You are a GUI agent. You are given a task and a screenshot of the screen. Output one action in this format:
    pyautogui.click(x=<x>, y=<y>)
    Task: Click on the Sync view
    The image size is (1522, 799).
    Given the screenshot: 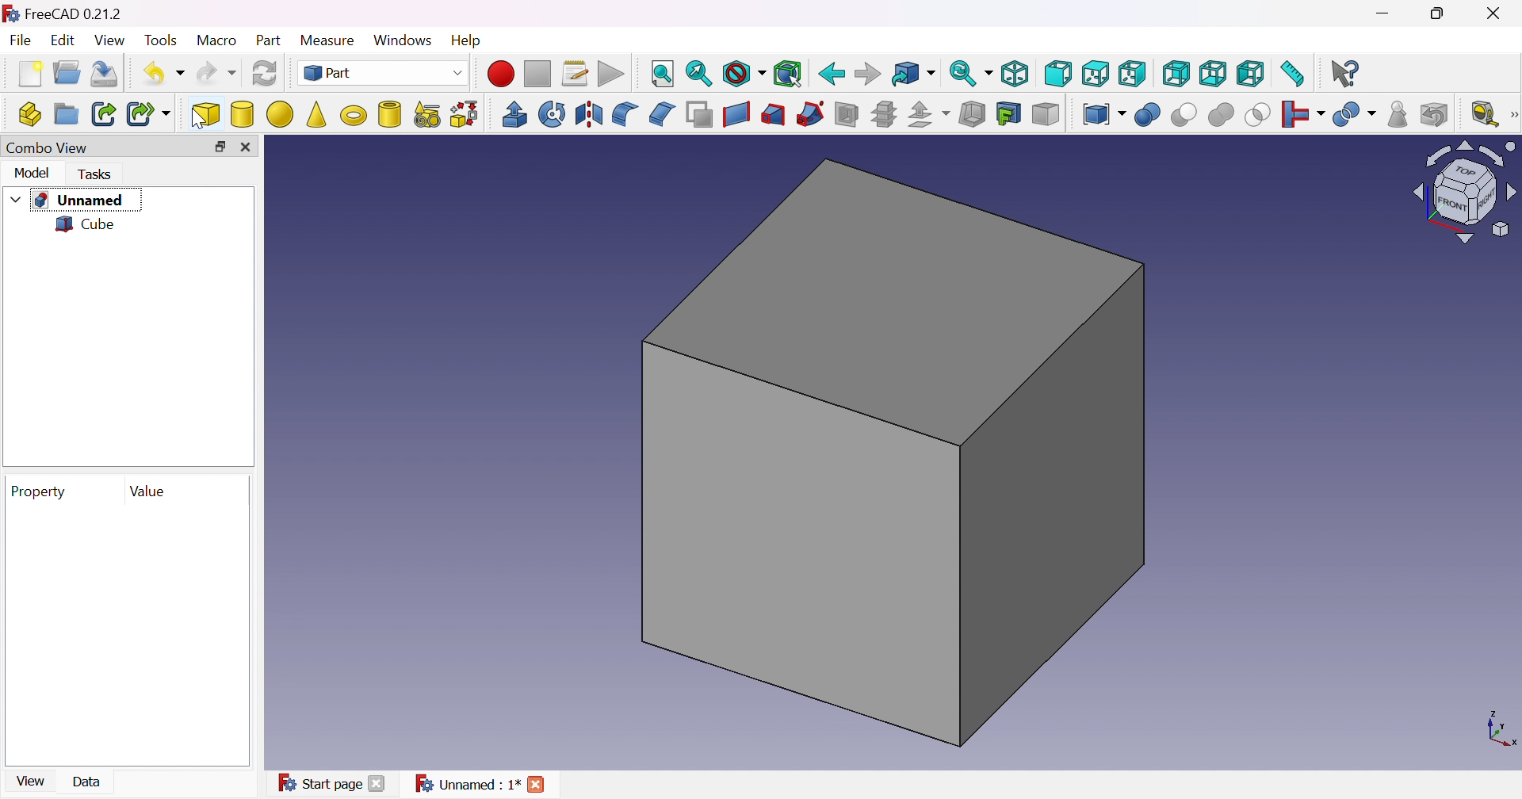 What is the action you would take?
    pyautogui.click(x=969, y=75)
    